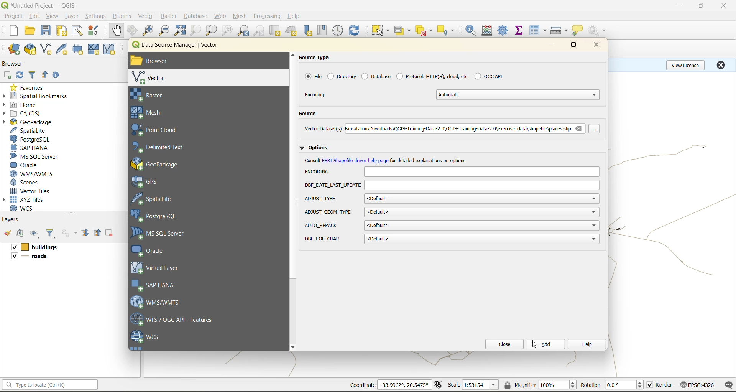 The image size is (736, 392). I want to click on checkbox, so click(14, 256).